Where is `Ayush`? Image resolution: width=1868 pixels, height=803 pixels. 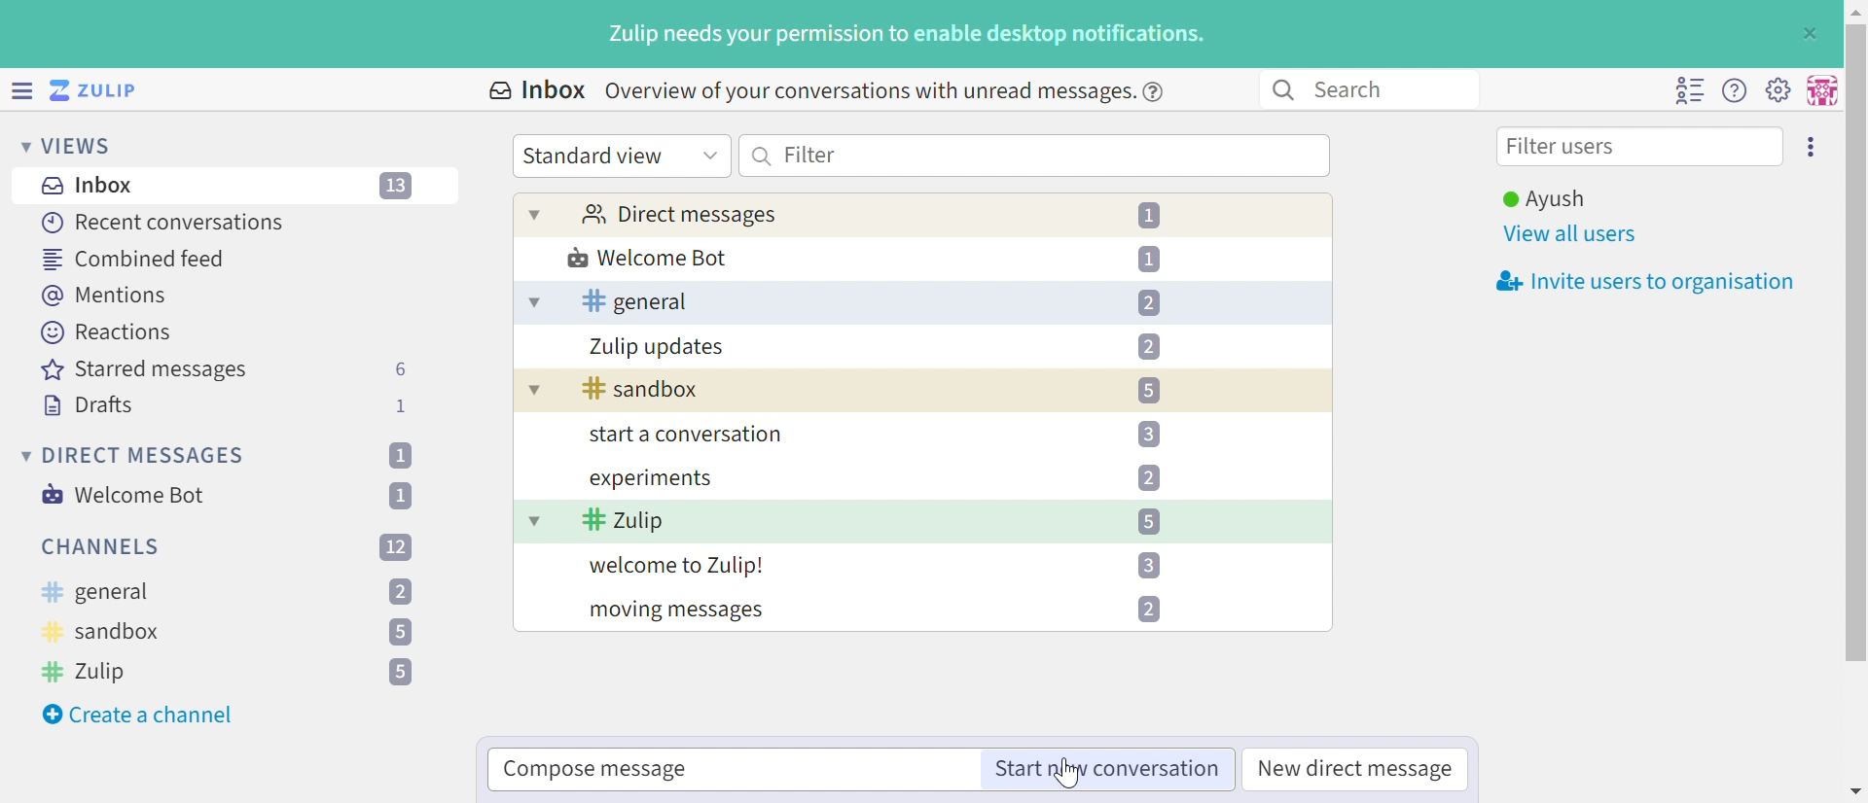
Ayush is located at coordinates (1542, 199).